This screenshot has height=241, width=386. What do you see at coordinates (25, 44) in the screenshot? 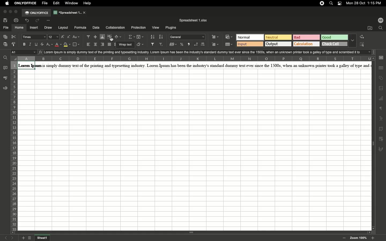
I see `Bold` at bounding box center [25, 44].